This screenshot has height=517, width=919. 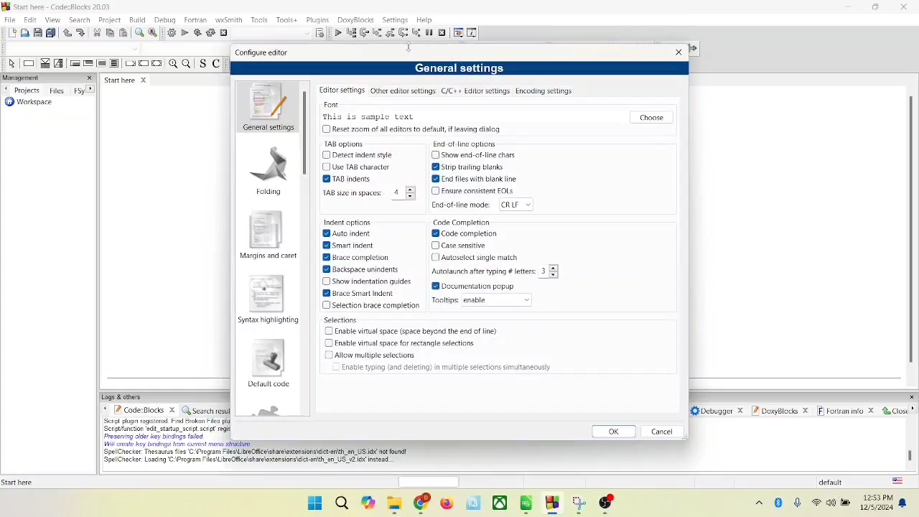 I want to click on zoom out, so click(x=185, y=62).